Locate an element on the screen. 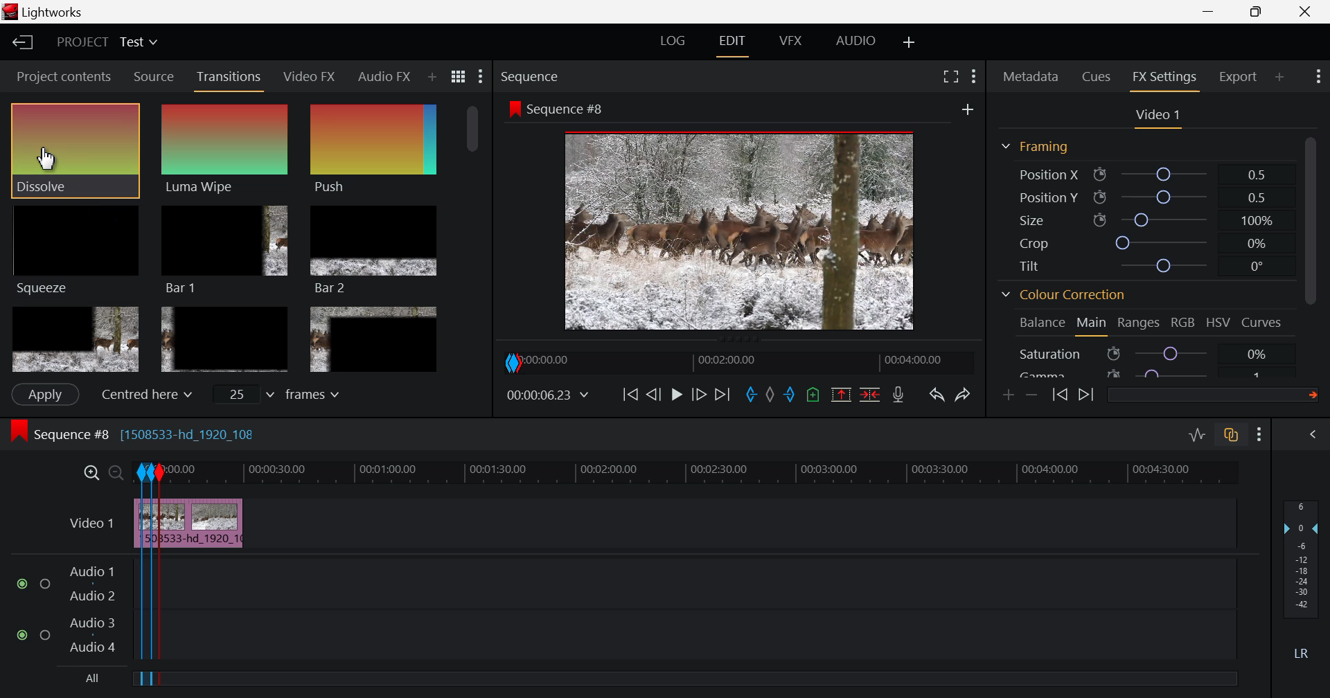 The height and width of the screenshot is (698, 1330). Video Paused is located at coordinates (677, 397).